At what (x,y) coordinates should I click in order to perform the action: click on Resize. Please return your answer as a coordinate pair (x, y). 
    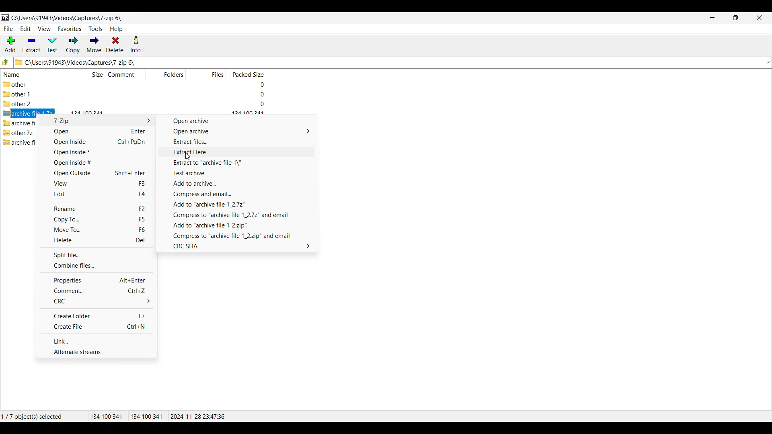
    Looking at the image, I should click on (735, 18).